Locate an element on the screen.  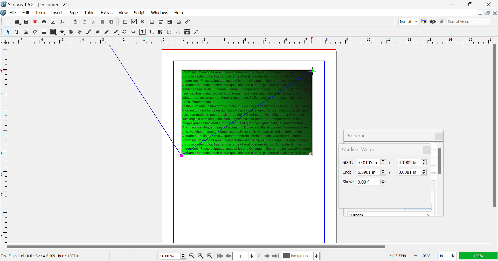
Undo is located at coordinates (85, 22).